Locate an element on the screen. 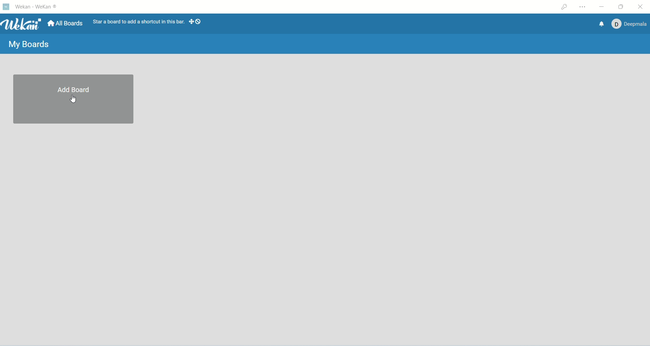  star a board to add a shortcut in this bar is located at coordinates (137, 22).